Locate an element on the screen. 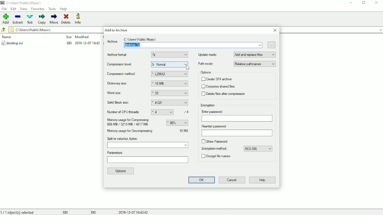 The image size is (383, 215). 1/1 object(s) selected is located at coordinates (19, 212).